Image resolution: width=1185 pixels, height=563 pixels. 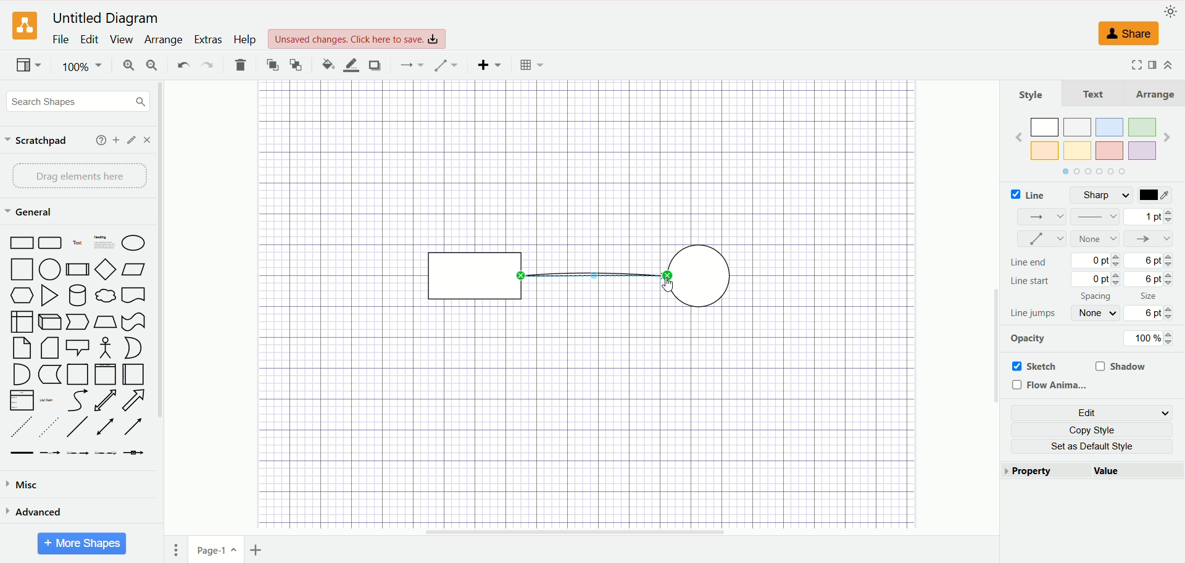 I want to click on text, so click(x=1094, y=93).